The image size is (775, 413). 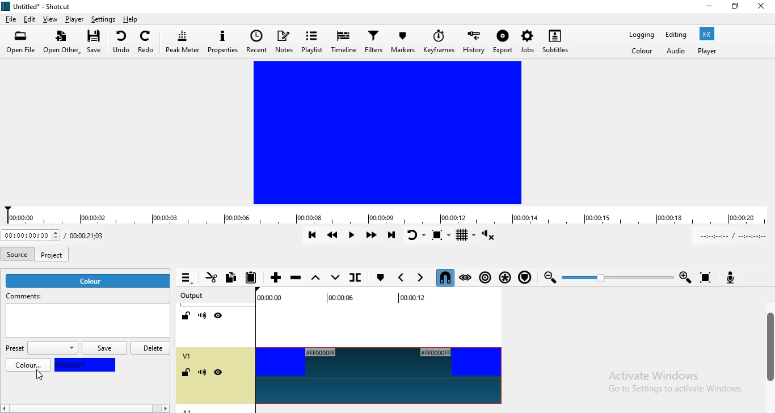 I want to click on Markers, so click(x=404, y=42).